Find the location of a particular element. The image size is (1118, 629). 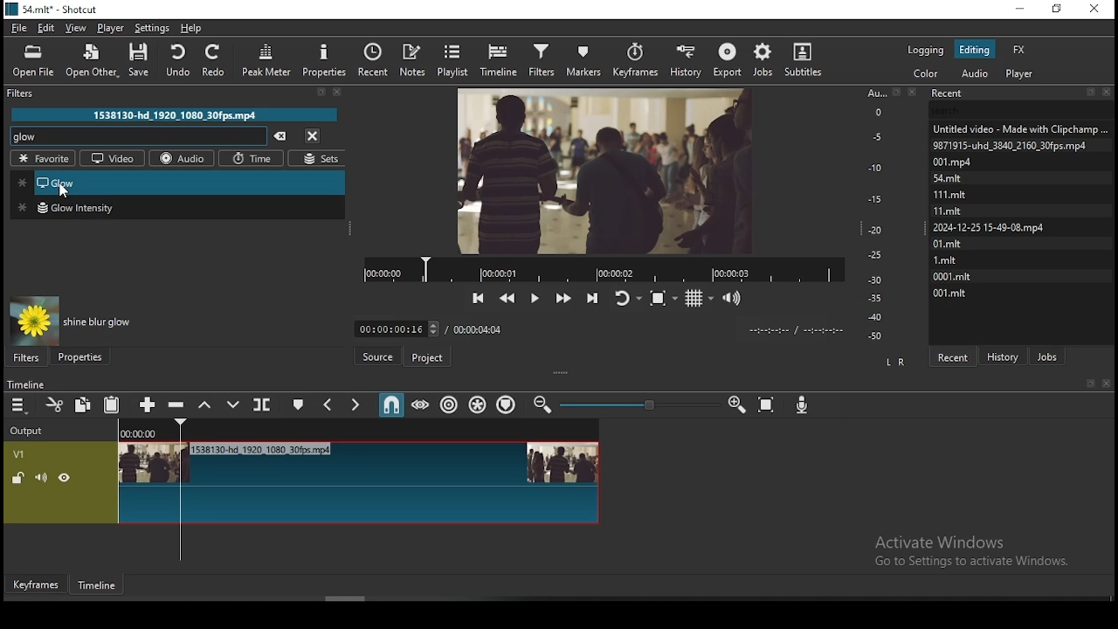

skip to the previous point is located at coordinates (479, 299).